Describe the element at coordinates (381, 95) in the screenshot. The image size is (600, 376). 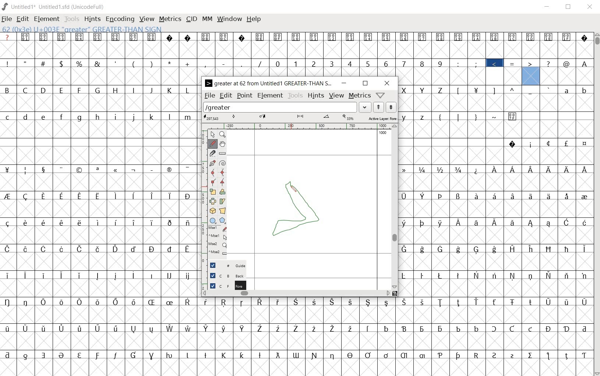
I see `help/window` at that location.